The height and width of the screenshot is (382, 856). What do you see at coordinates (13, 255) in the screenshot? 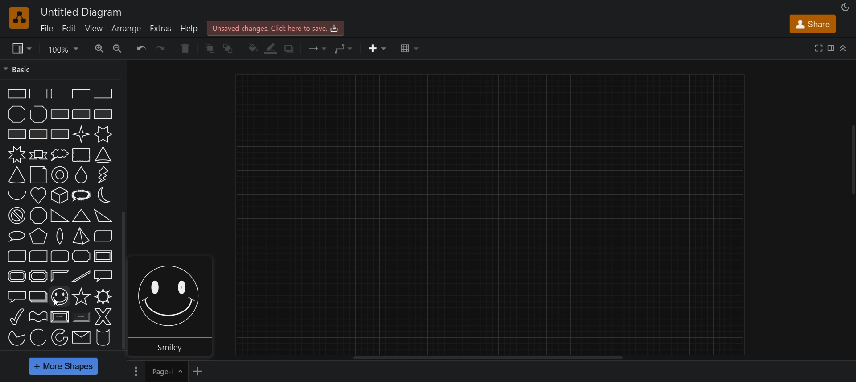
I see `diagonal rounded rectangle` at bounding box center [13, 255].